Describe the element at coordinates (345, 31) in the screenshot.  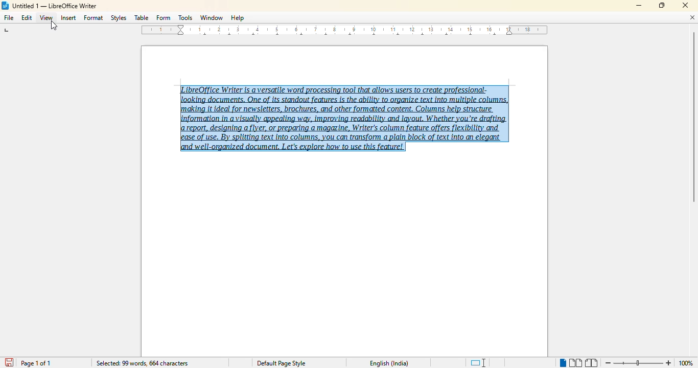
I see `ruler` at that location.